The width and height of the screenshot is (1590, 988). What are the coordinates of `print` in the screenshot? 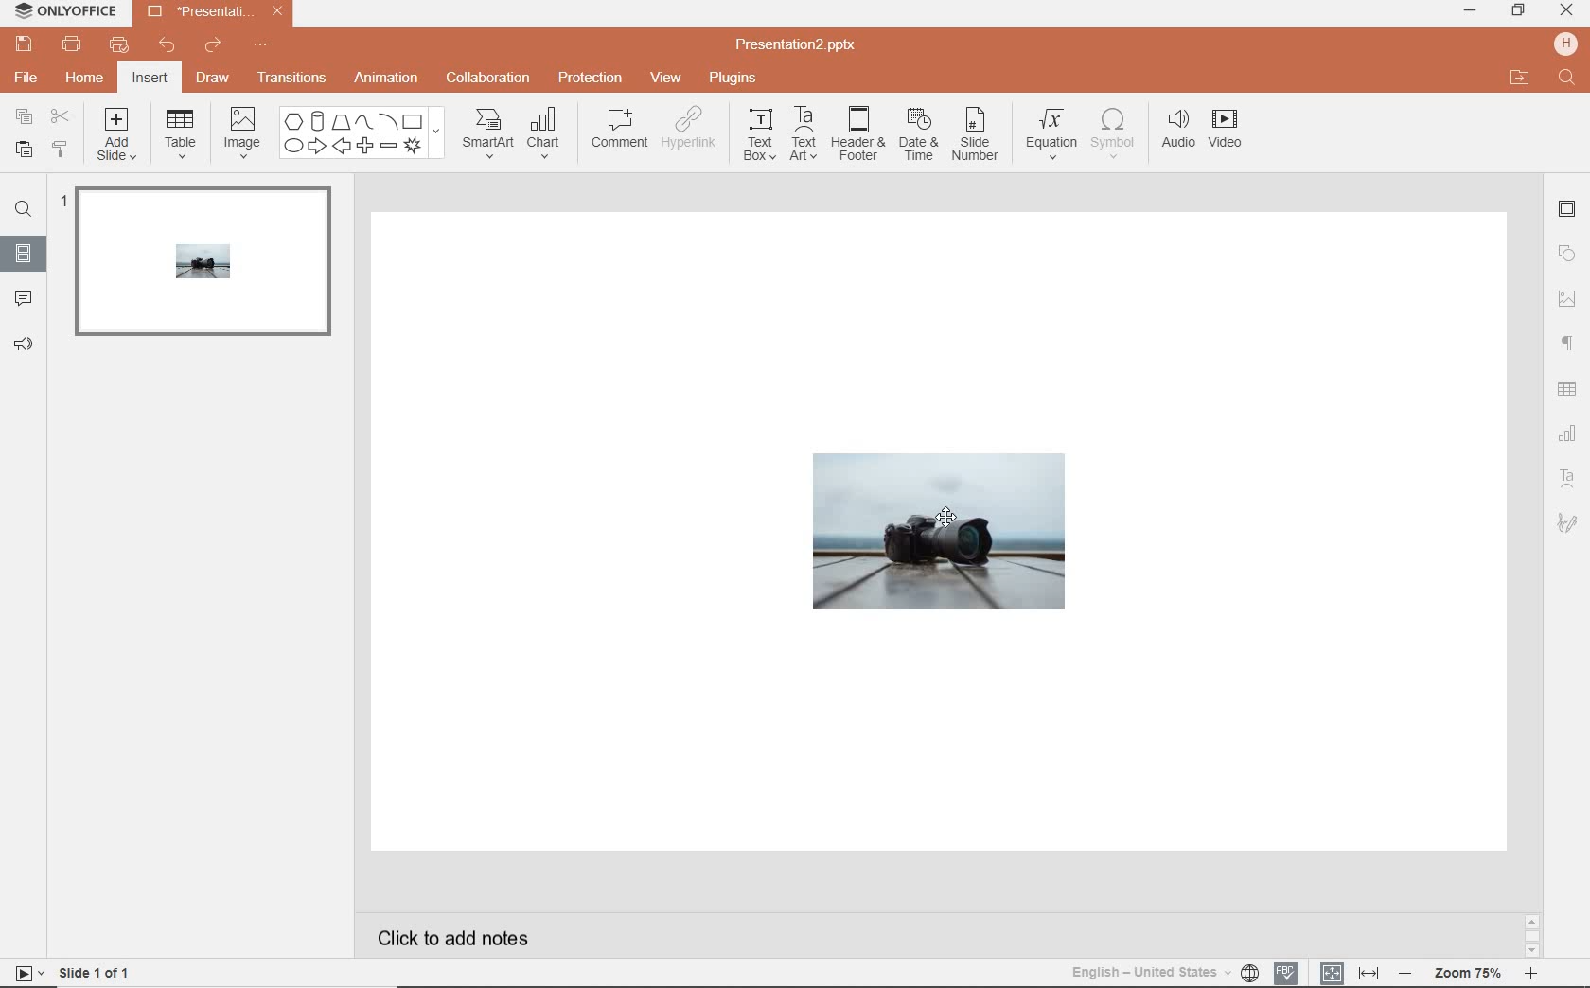 It's located at (73, 44).